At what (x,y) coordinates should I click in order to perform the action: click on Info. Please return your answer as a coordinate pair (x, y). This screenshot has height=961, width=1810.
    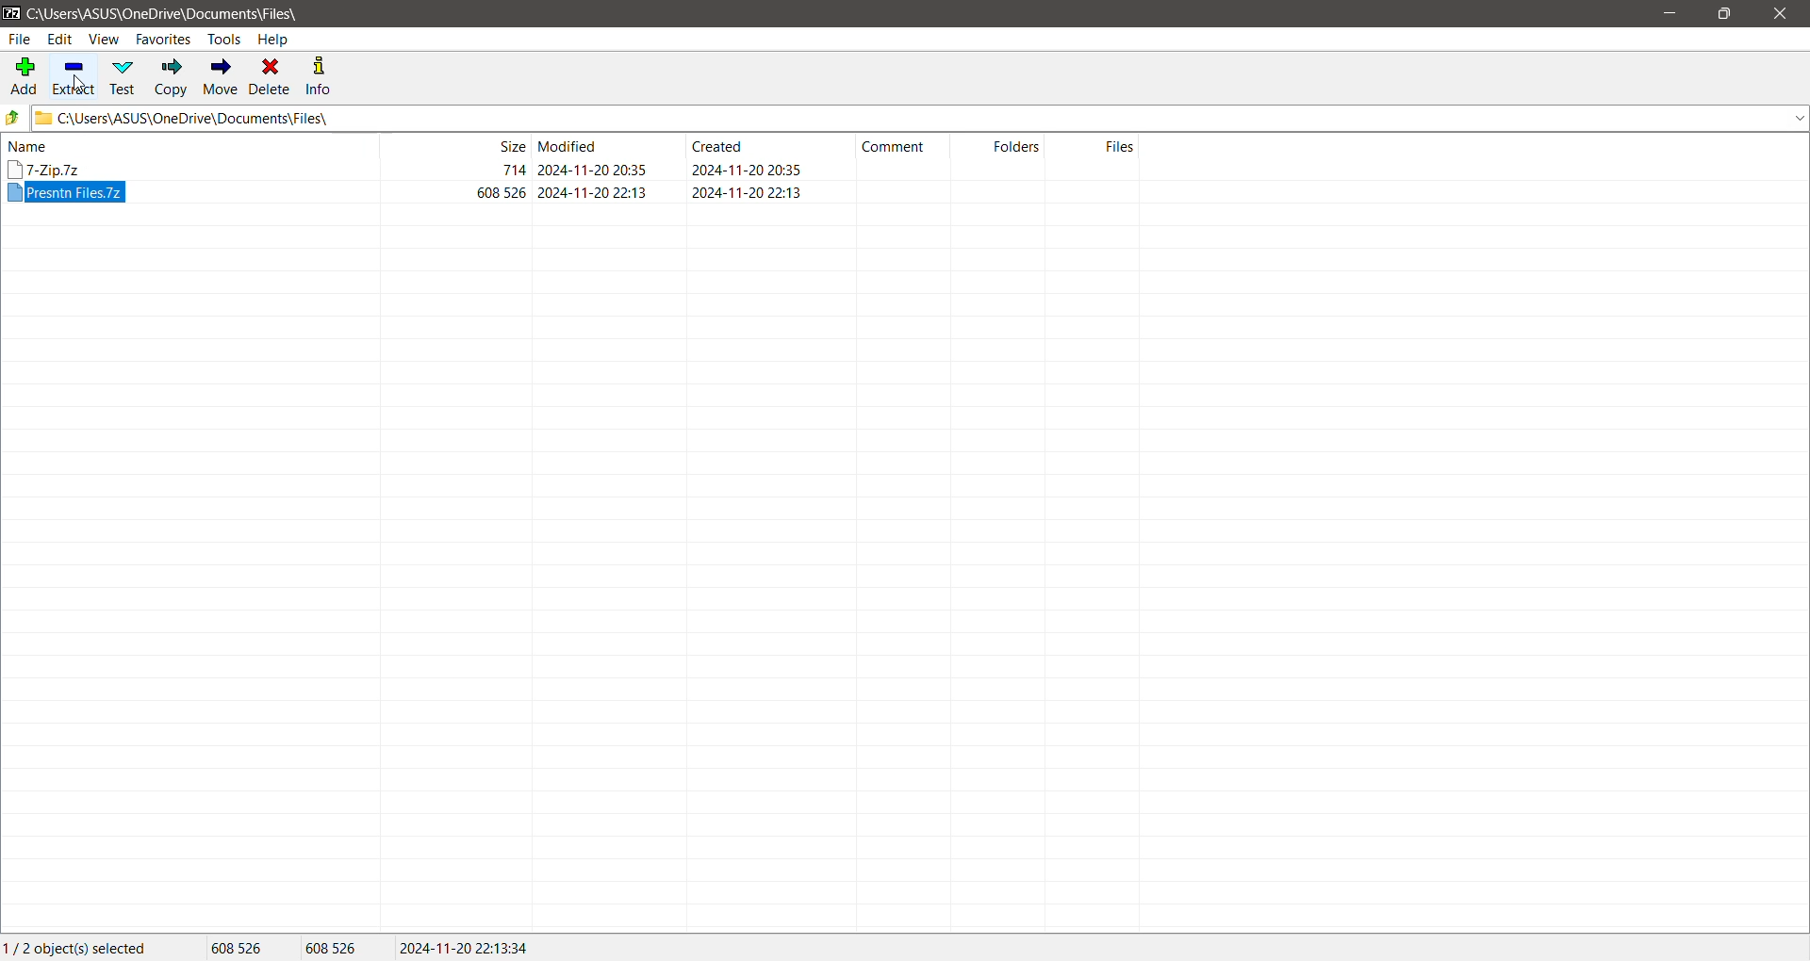
    Looking at the image, I should click on (321, 76).